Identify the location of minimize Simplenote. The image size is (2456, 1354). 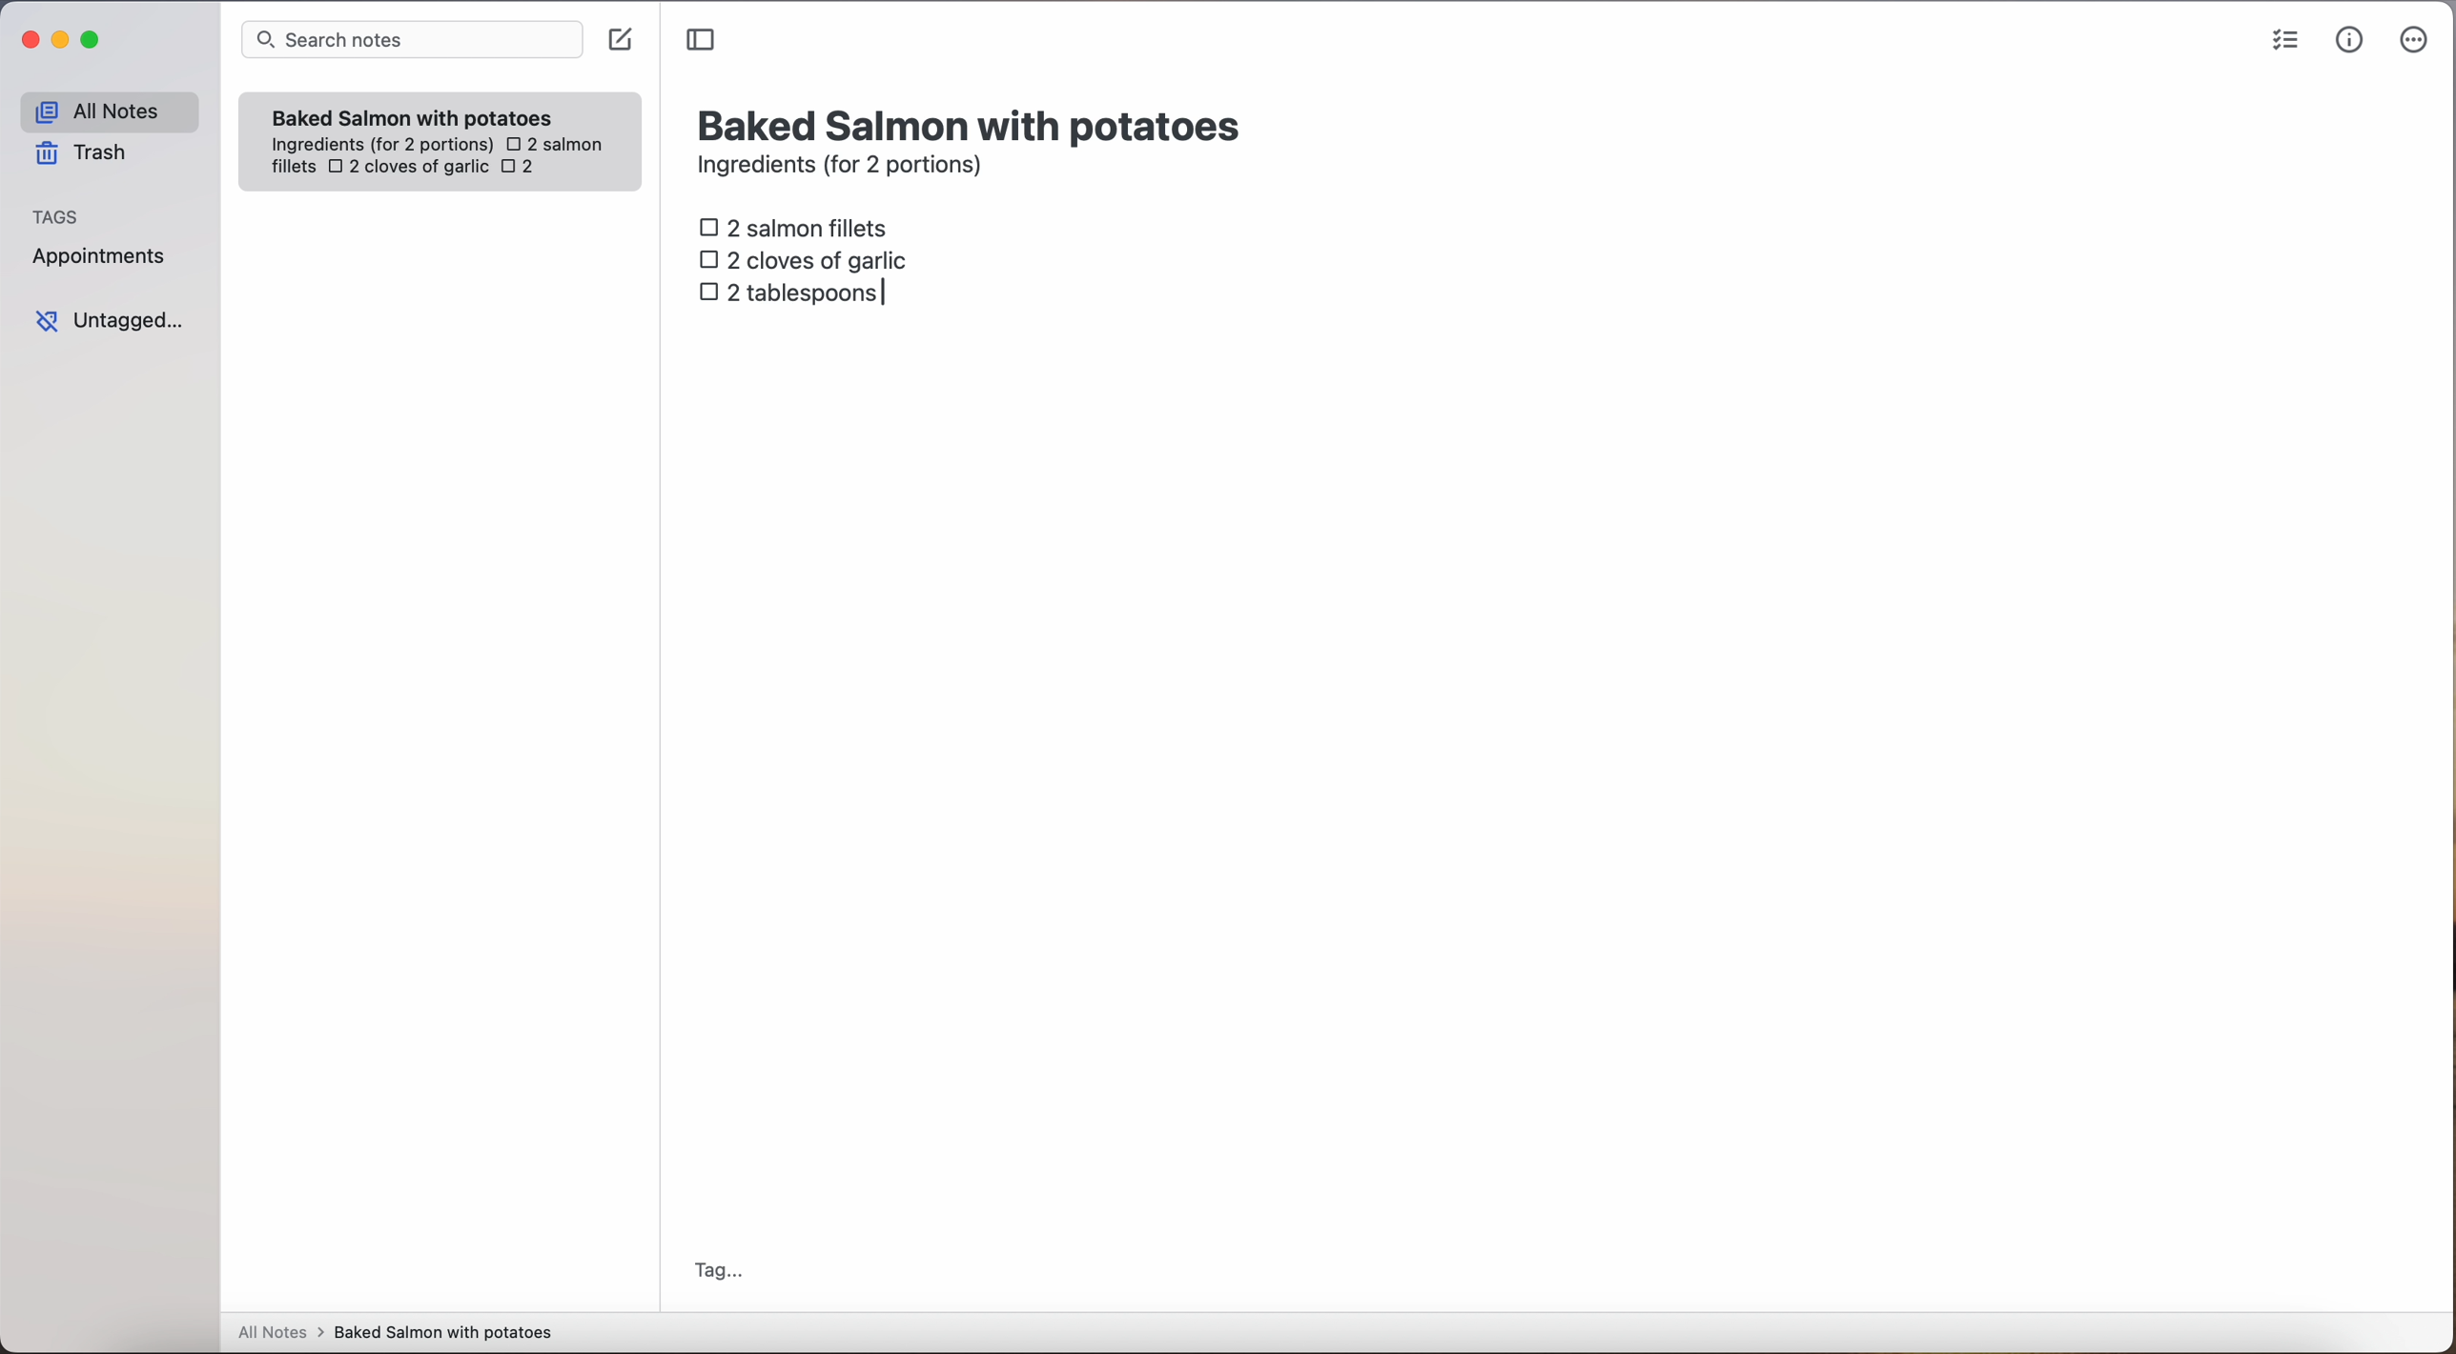
(60, 42).